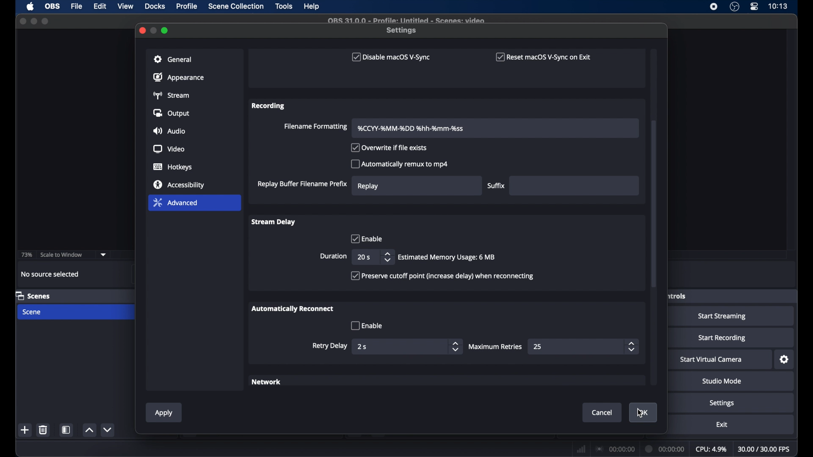  What do you see at coordinates (764, 449) in the screenshot?
I see `fps` at bounding box center [764, 449].